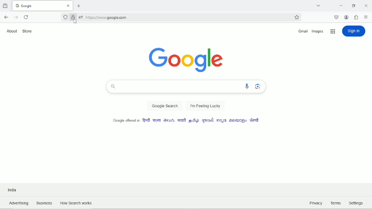  What do you see at coordinates (27, 17) in the screenshot?
I see `Reload current page` at bounding box center [27, 17].